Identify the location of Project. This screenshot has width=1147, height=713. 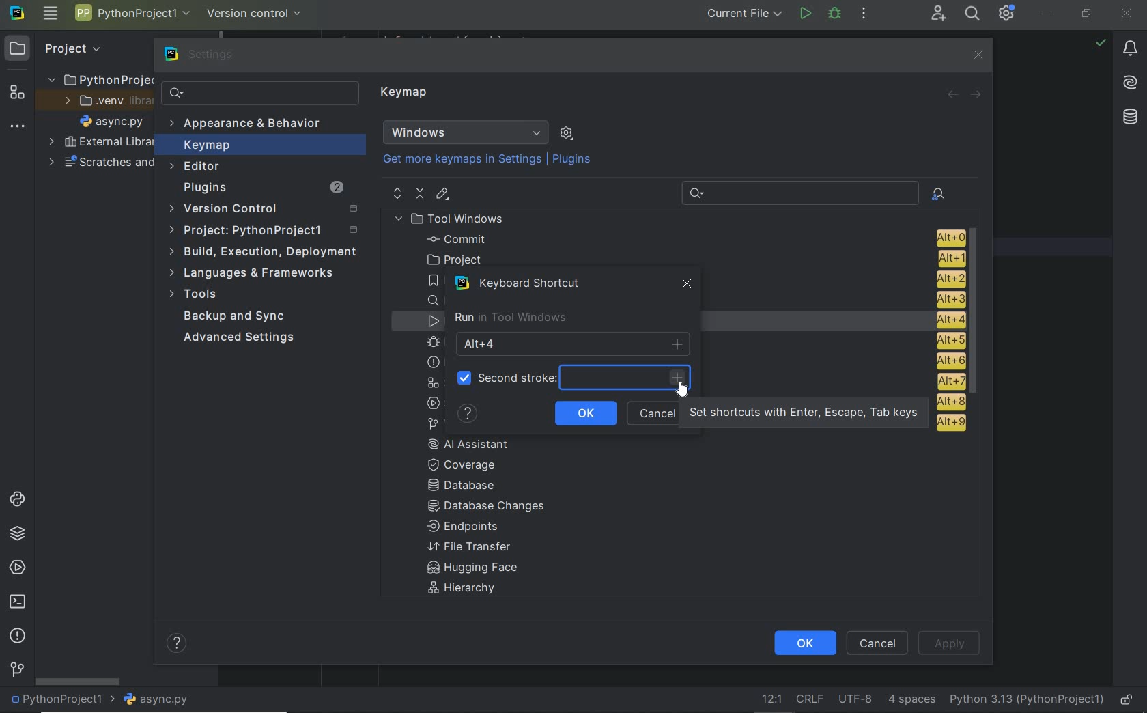
(266, 231).